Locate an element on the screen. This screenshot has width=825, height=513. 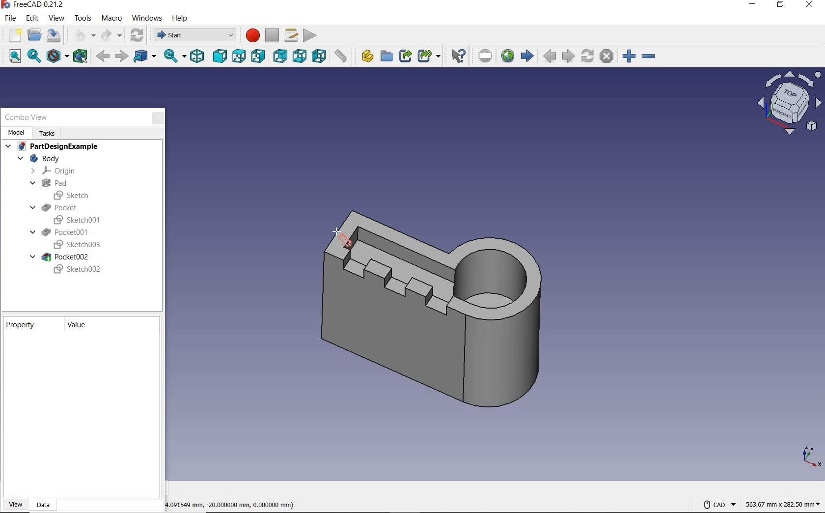
macros is located at coordinates (292, 35).